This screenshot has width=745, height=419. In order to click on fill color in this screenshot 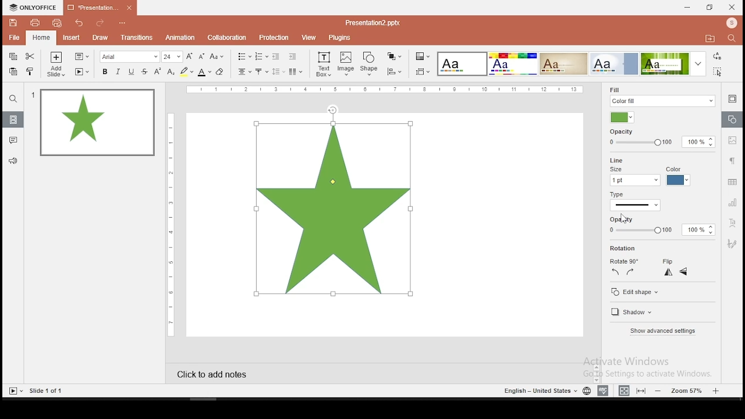, I will do `click(622, 117)`.